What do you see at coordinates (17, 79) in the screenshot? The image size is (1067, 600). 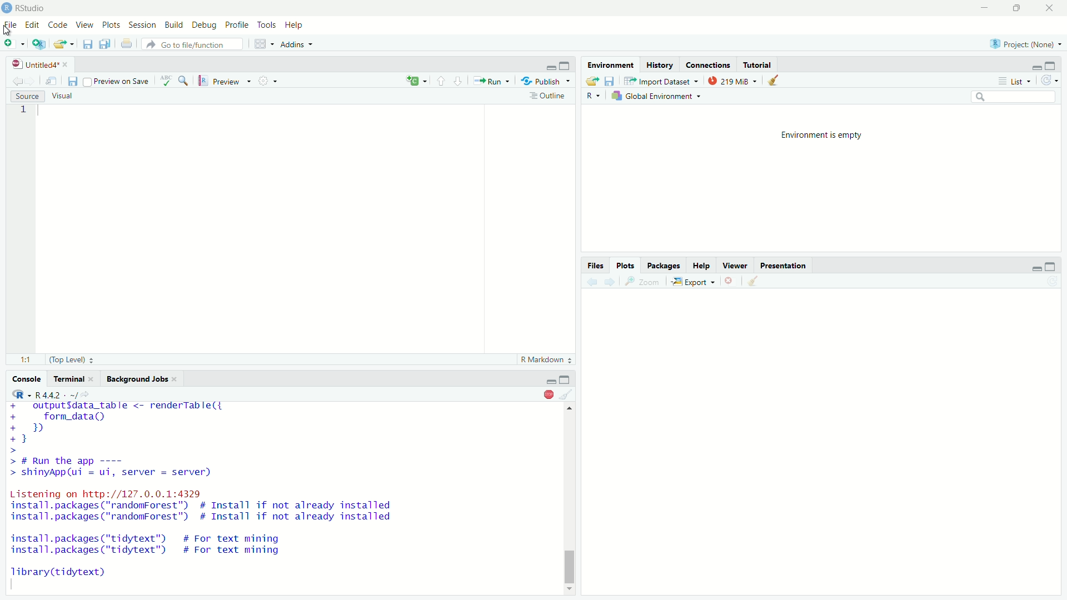 I see `go back to previous source location` at bounding box center [17, 79].